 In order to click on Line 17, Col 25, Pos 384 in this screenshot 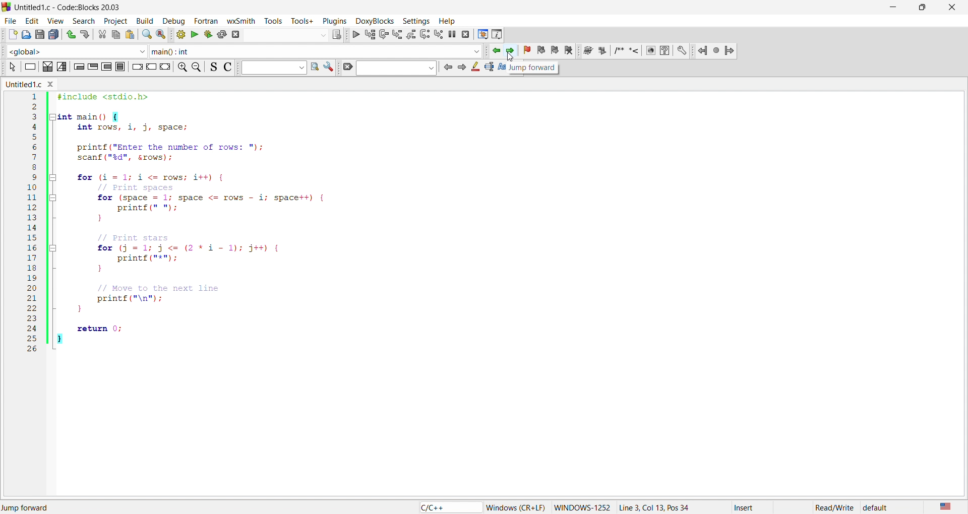, I will do `click(662, 506)`.